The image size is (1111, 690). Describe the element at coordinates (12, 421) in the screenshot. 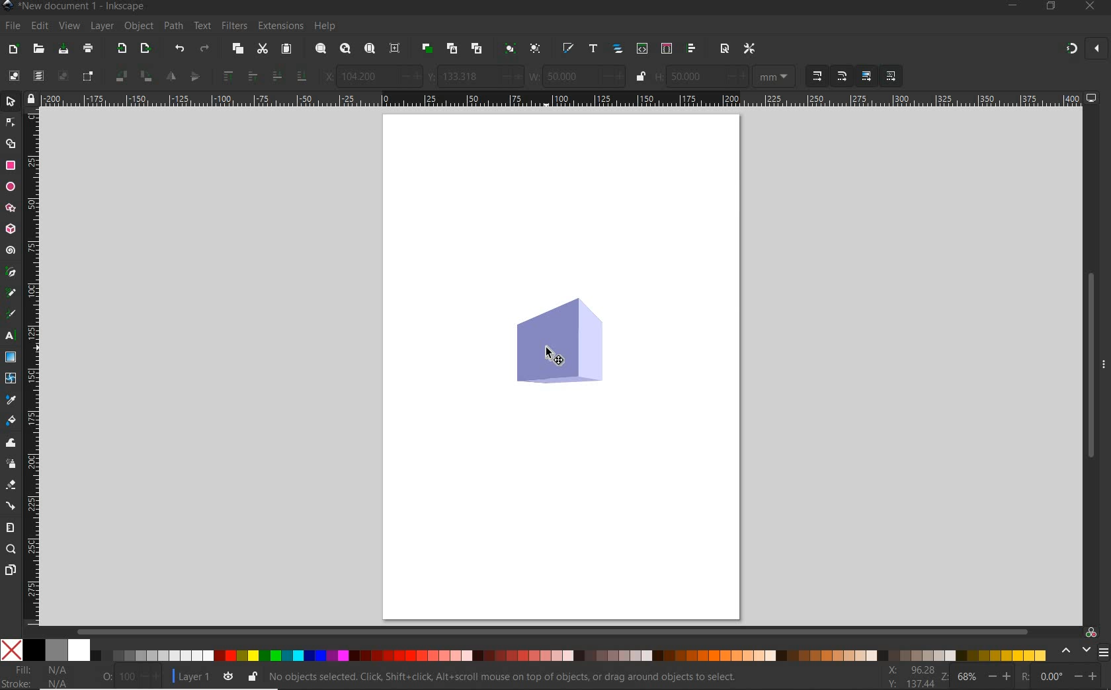

I see `paint bucket tool` at that location.